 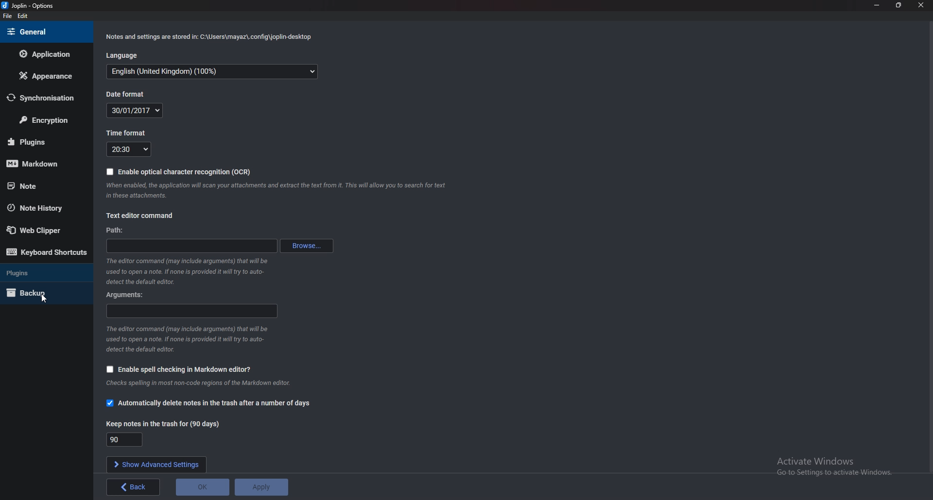 What do you see at coordinates (39, 272) in the screenshot?
I see `Plugins` at bounding box center [39, 272].